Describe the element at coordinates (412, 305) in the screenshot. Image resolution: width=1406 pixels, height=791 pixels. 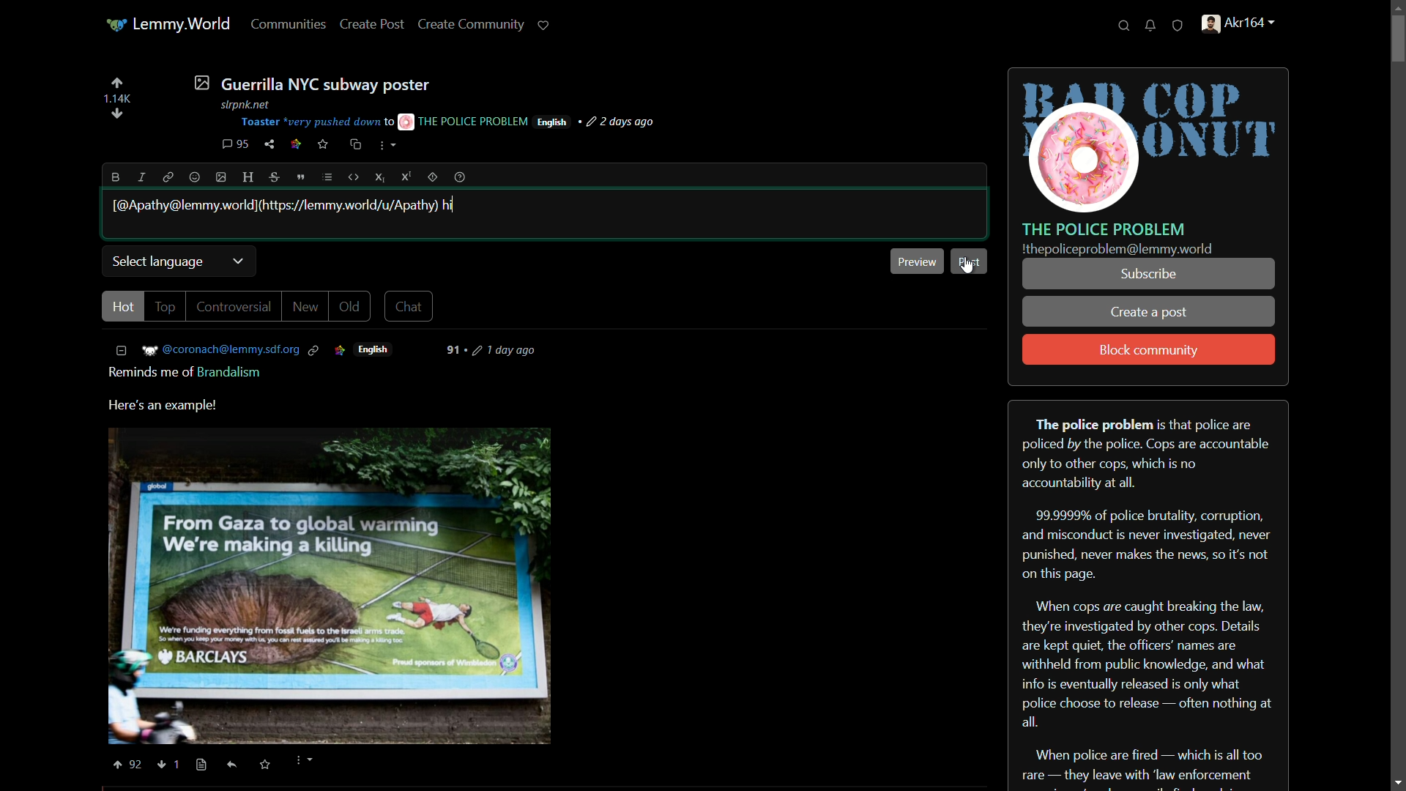
I see `chat` at that location.